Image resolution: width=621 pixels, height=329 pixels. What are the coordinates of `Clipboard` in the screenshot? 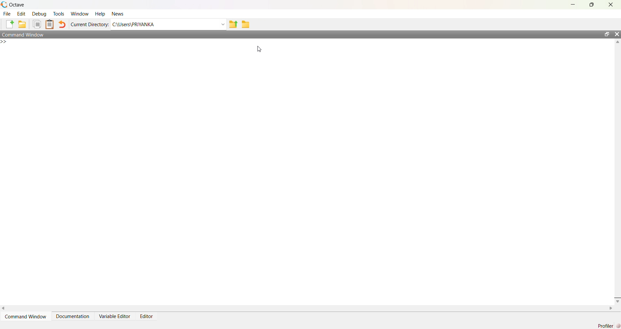 It's located at (50, 24).